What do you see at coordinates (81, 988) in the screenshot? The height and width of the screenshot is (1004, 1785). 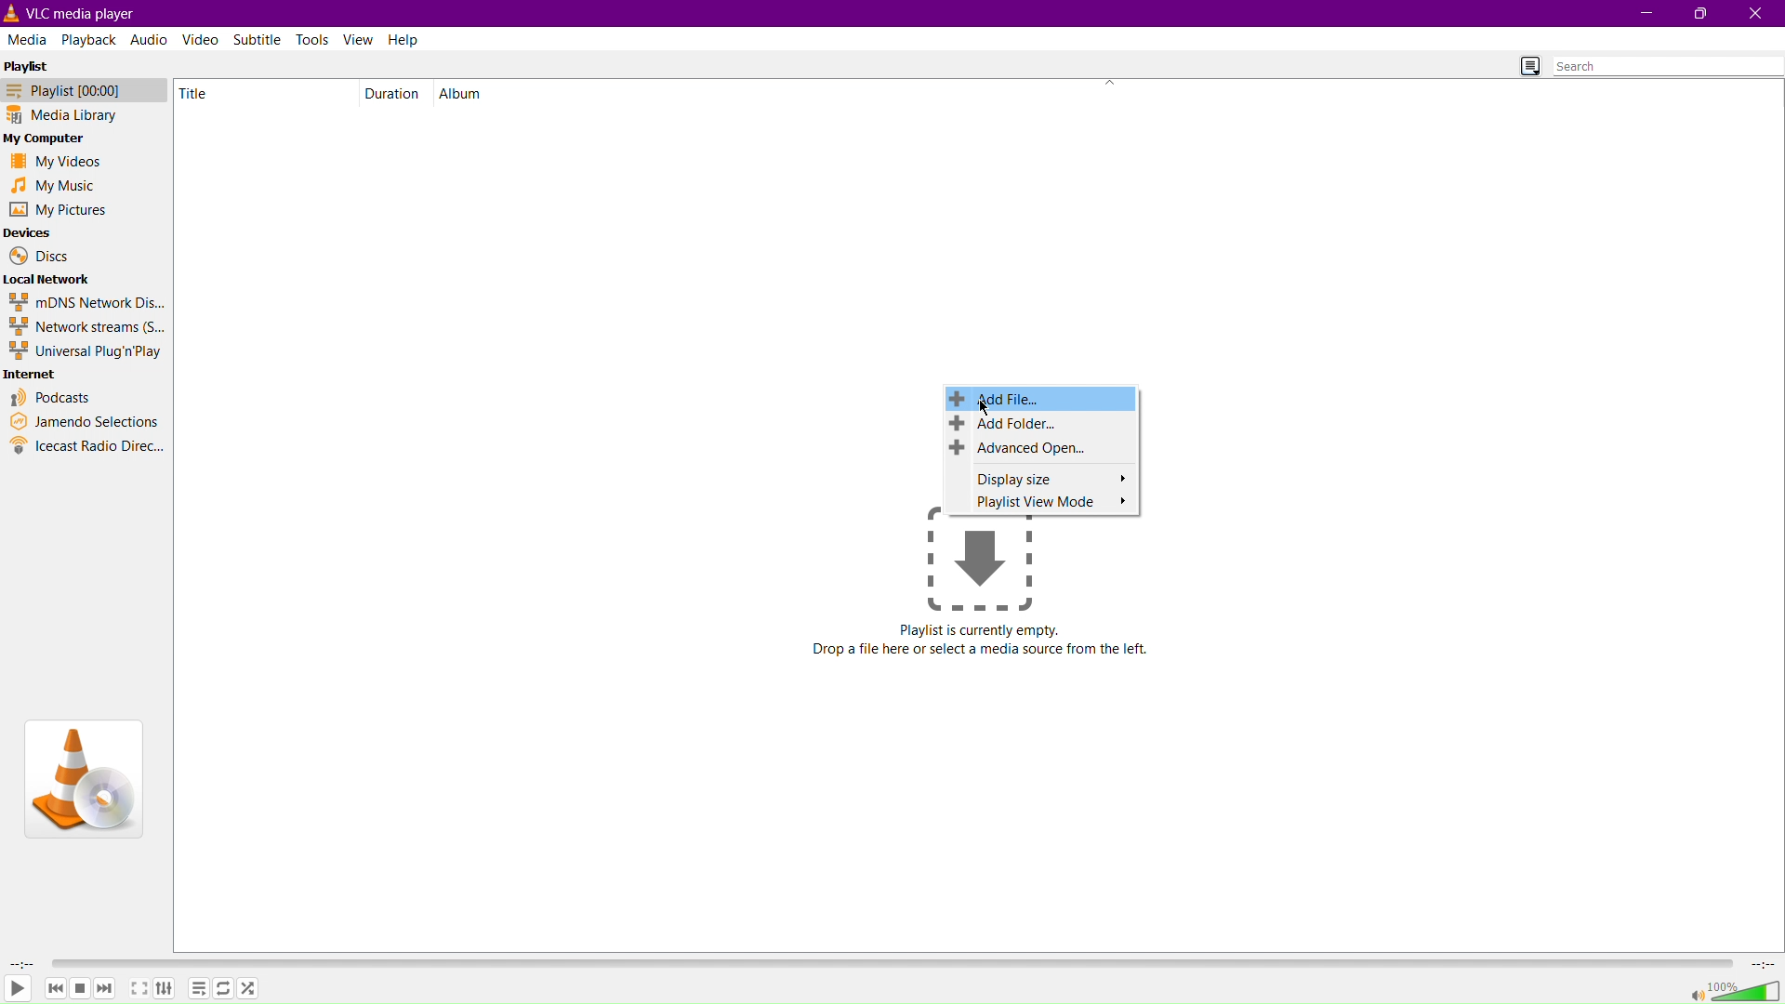 I see `Stop` at bounding box center [81, 988].